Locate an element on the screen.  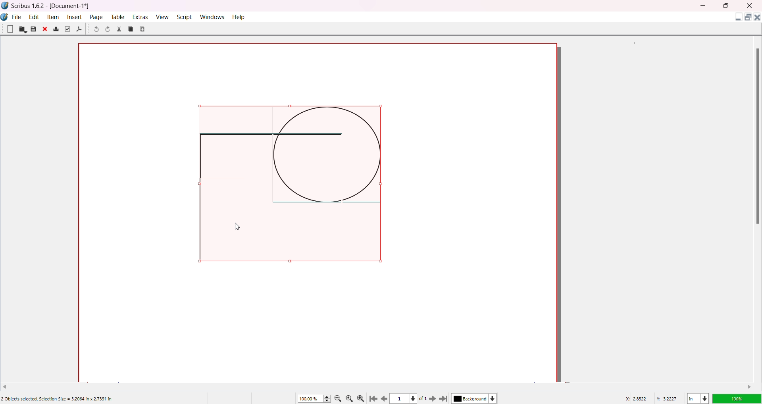
Table is located at coordinates (117, 17).